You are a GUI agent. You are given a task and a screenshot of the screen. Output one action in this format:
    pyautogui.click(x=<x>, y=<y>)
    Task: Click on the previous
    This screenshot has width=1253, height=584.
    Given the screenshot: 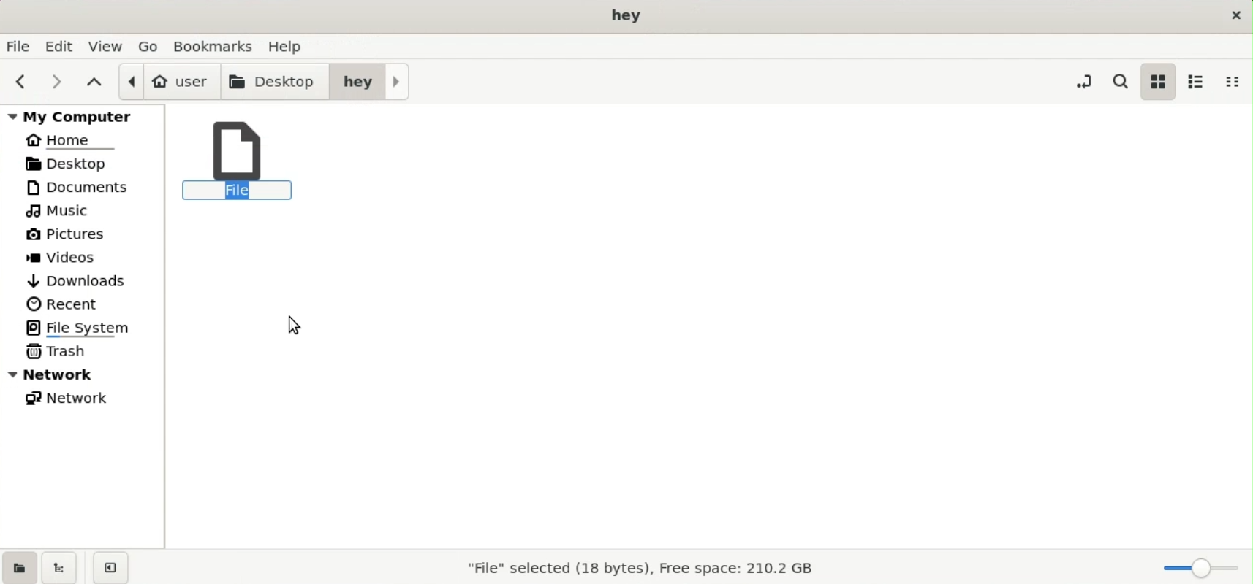 What is the action you would take?
    pyautogui.click(x=18, y=82)
    